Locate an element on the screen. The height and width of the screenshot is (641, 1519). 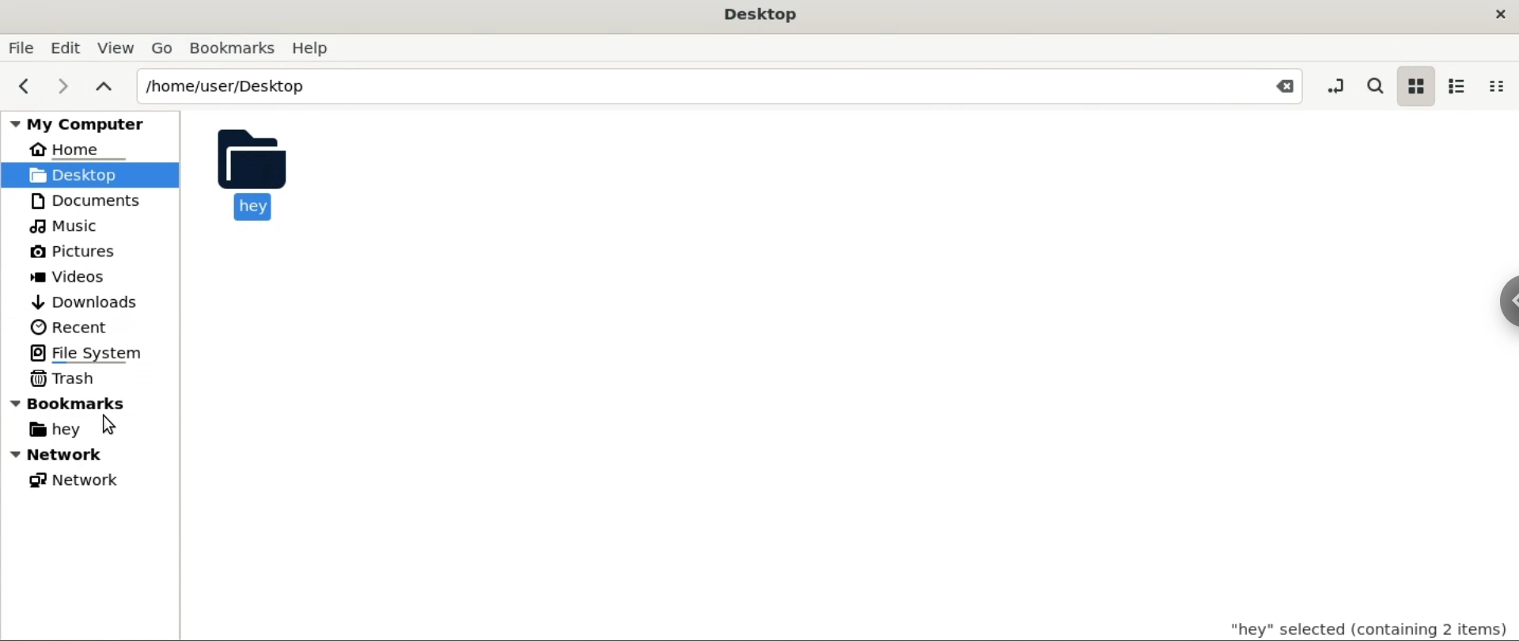
Go  is located at coordinates (162, 47).